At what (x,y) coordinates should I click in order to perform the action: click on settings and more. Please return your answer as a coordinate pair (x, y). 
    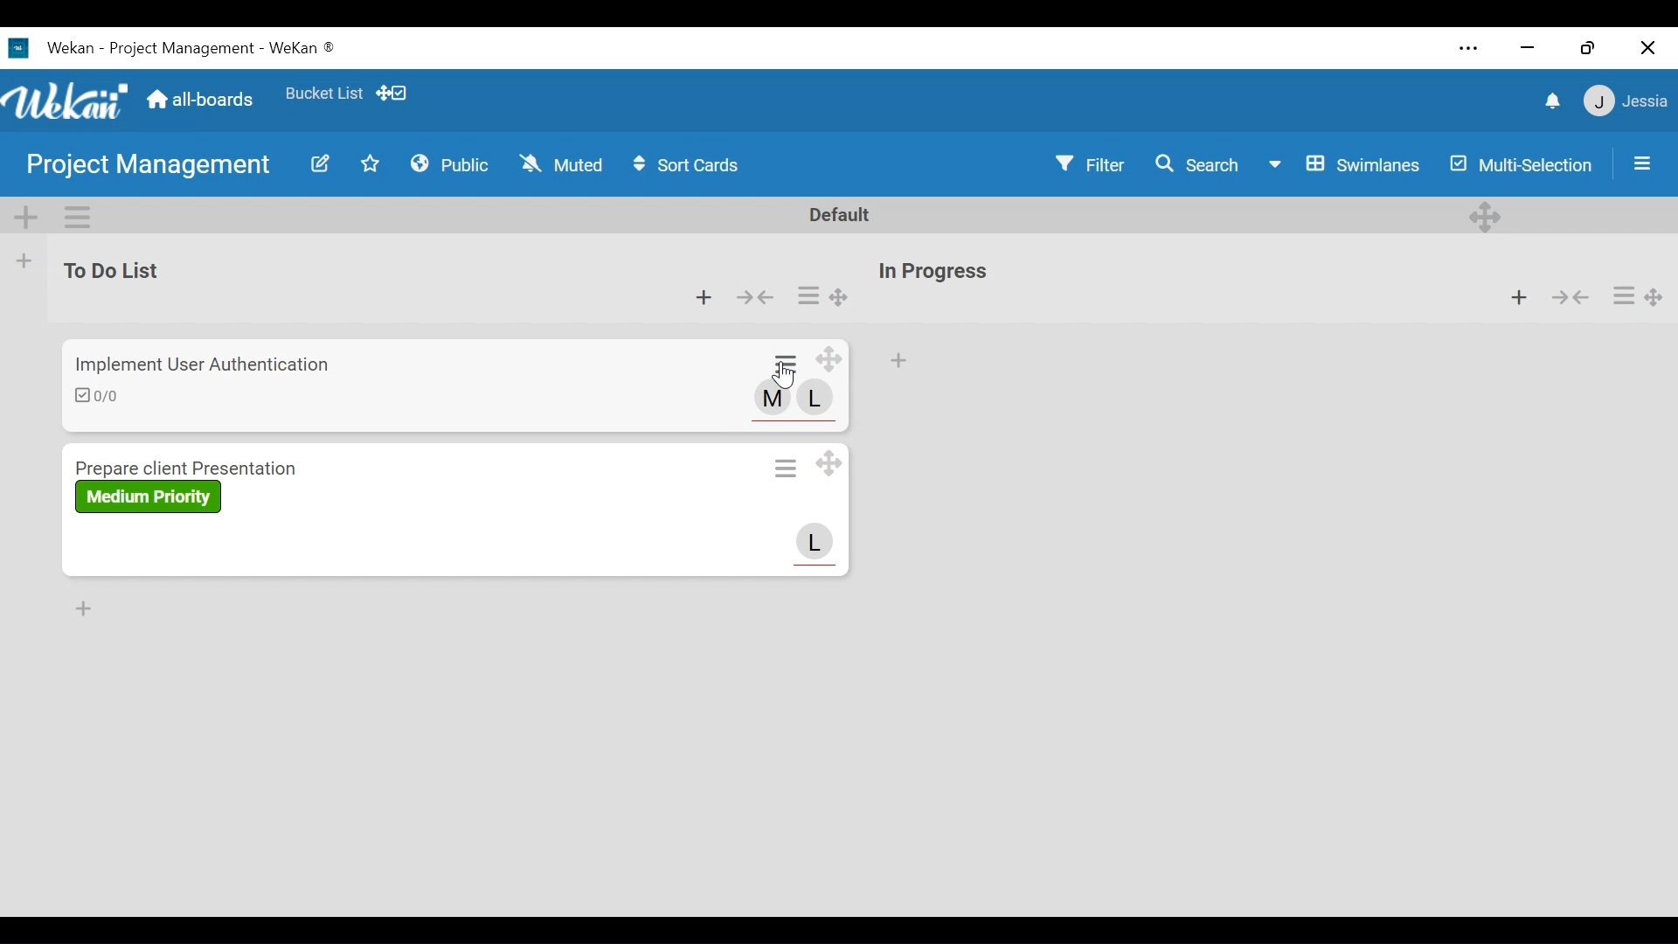
    Looking at the image, I should click on (1472, 50).